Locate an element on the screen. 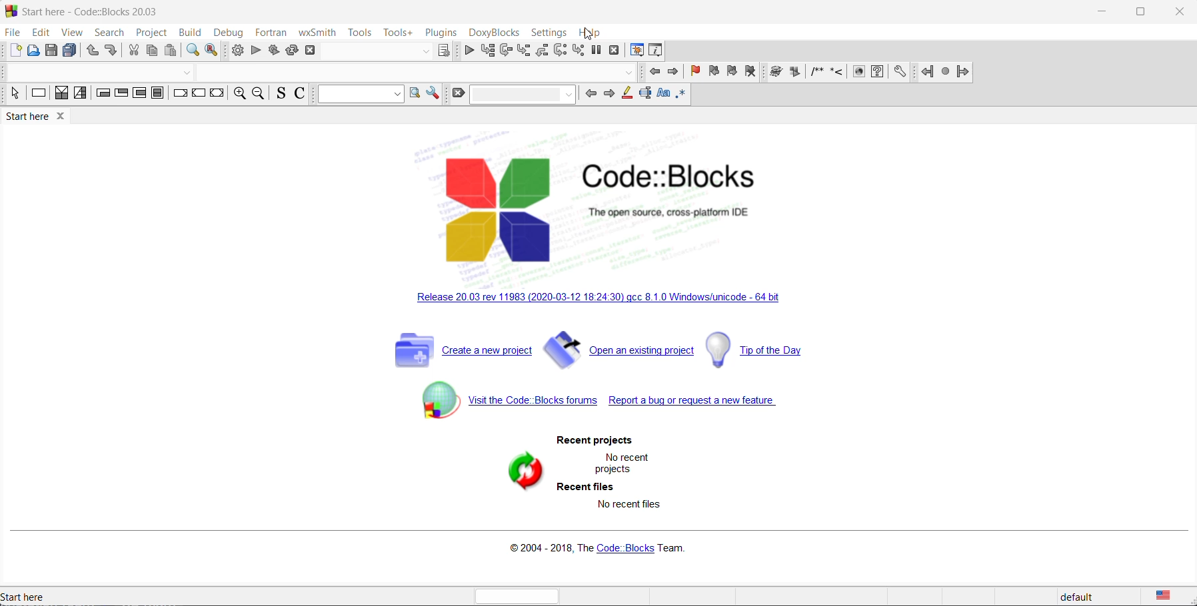  next instruction is located at coordinates (559, 51).